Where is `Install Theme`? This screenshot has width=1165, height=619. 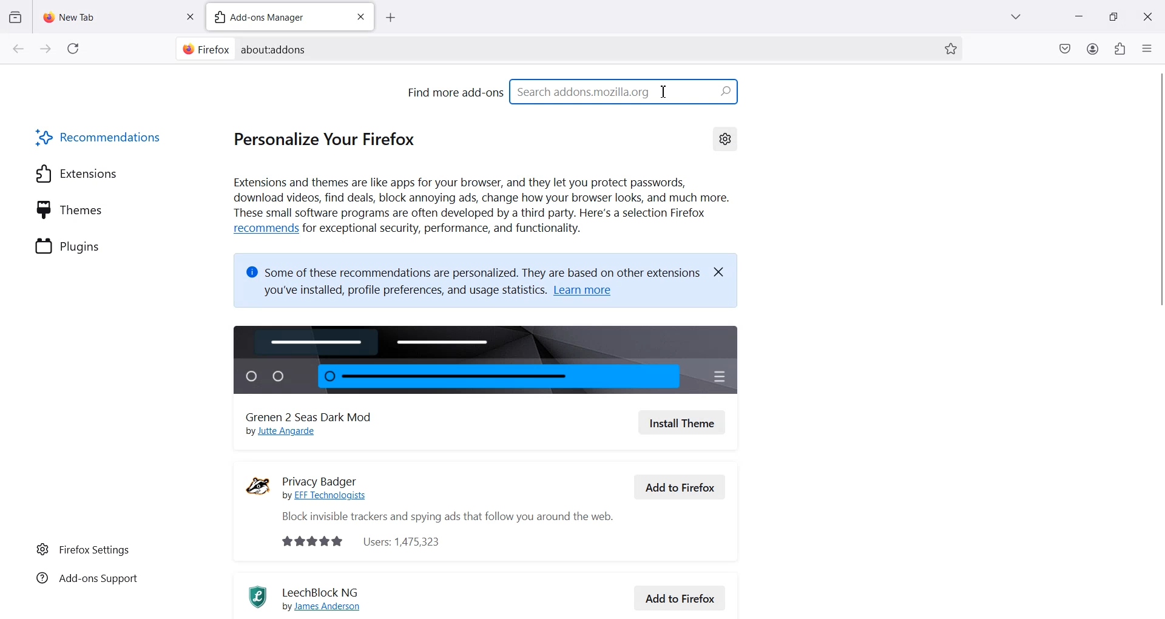 Install Theme is located at coordinates (682, 422).